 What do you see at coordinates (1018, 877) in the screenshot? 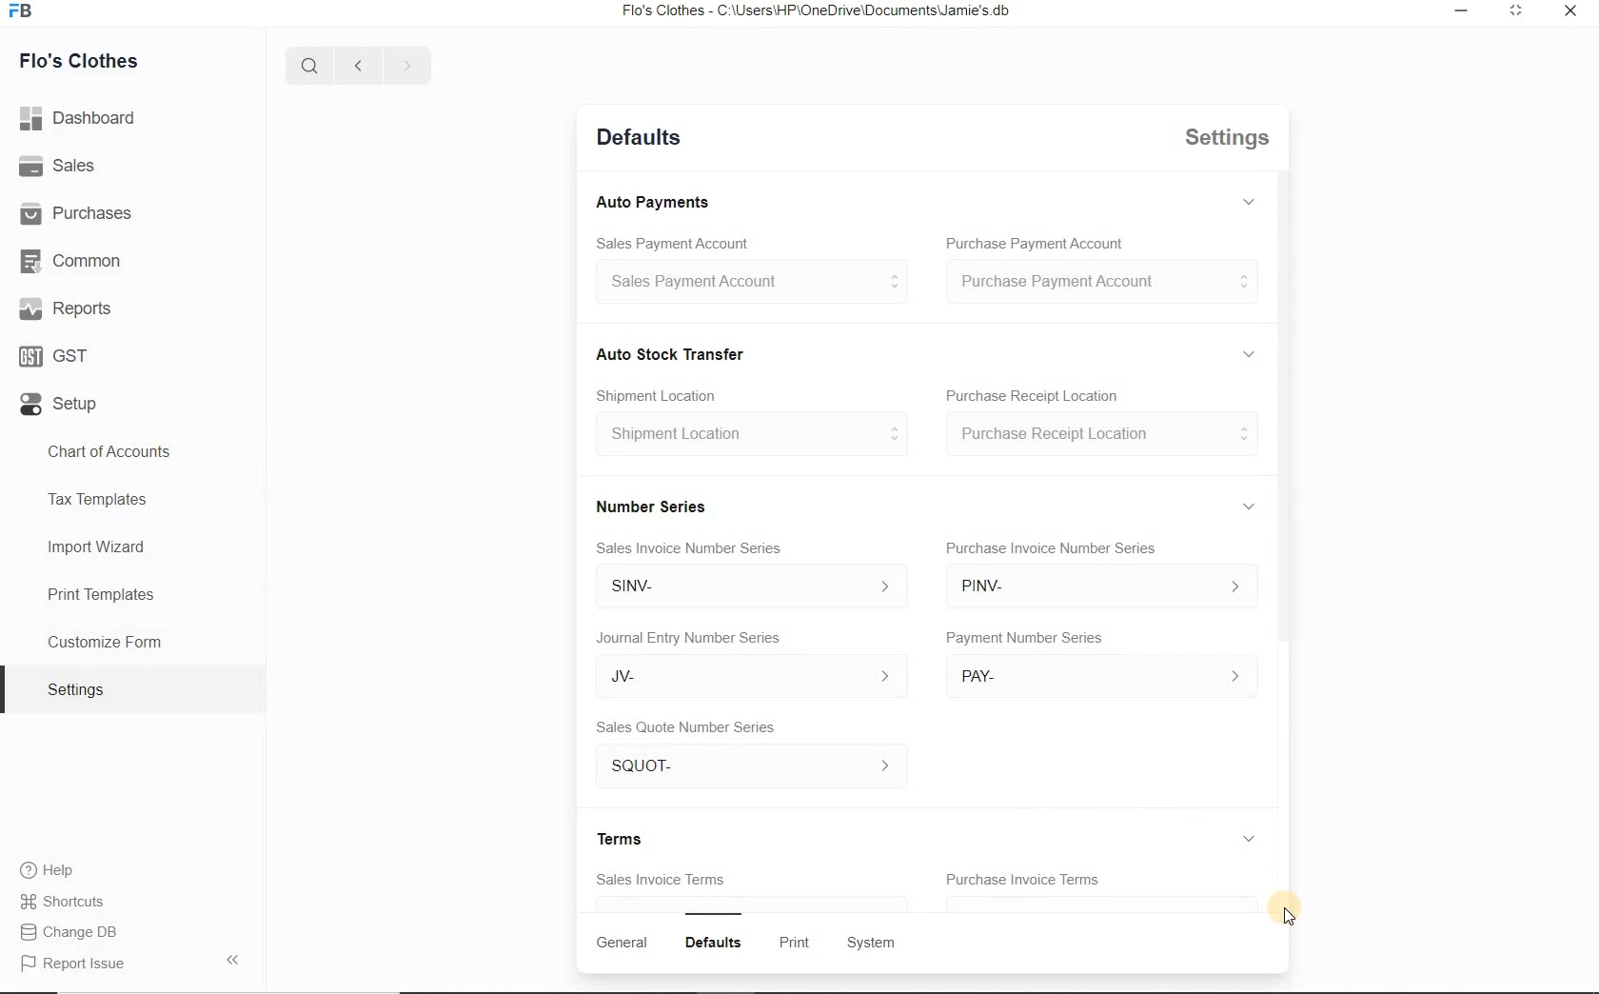
I see `Purchase Invoice Terms.` at bounding box center [1018, 877].